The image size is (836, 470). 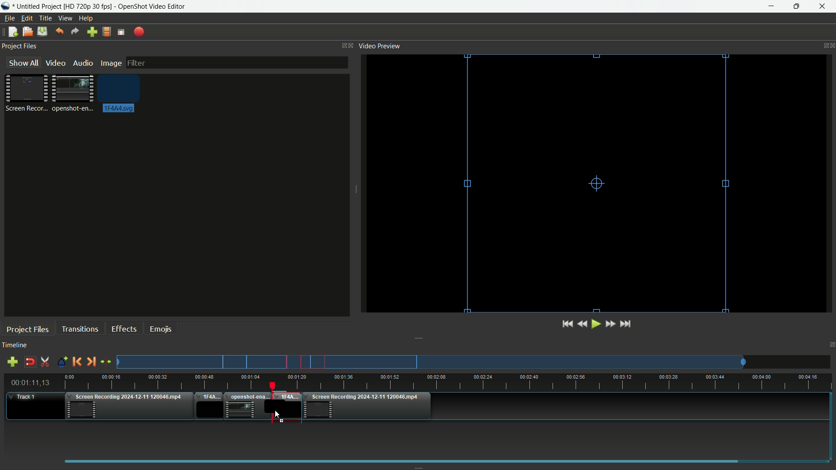 What do you see at coordinates (58, 32) in the screenshot?
I see `Undo` at bounding box center [58, 32].